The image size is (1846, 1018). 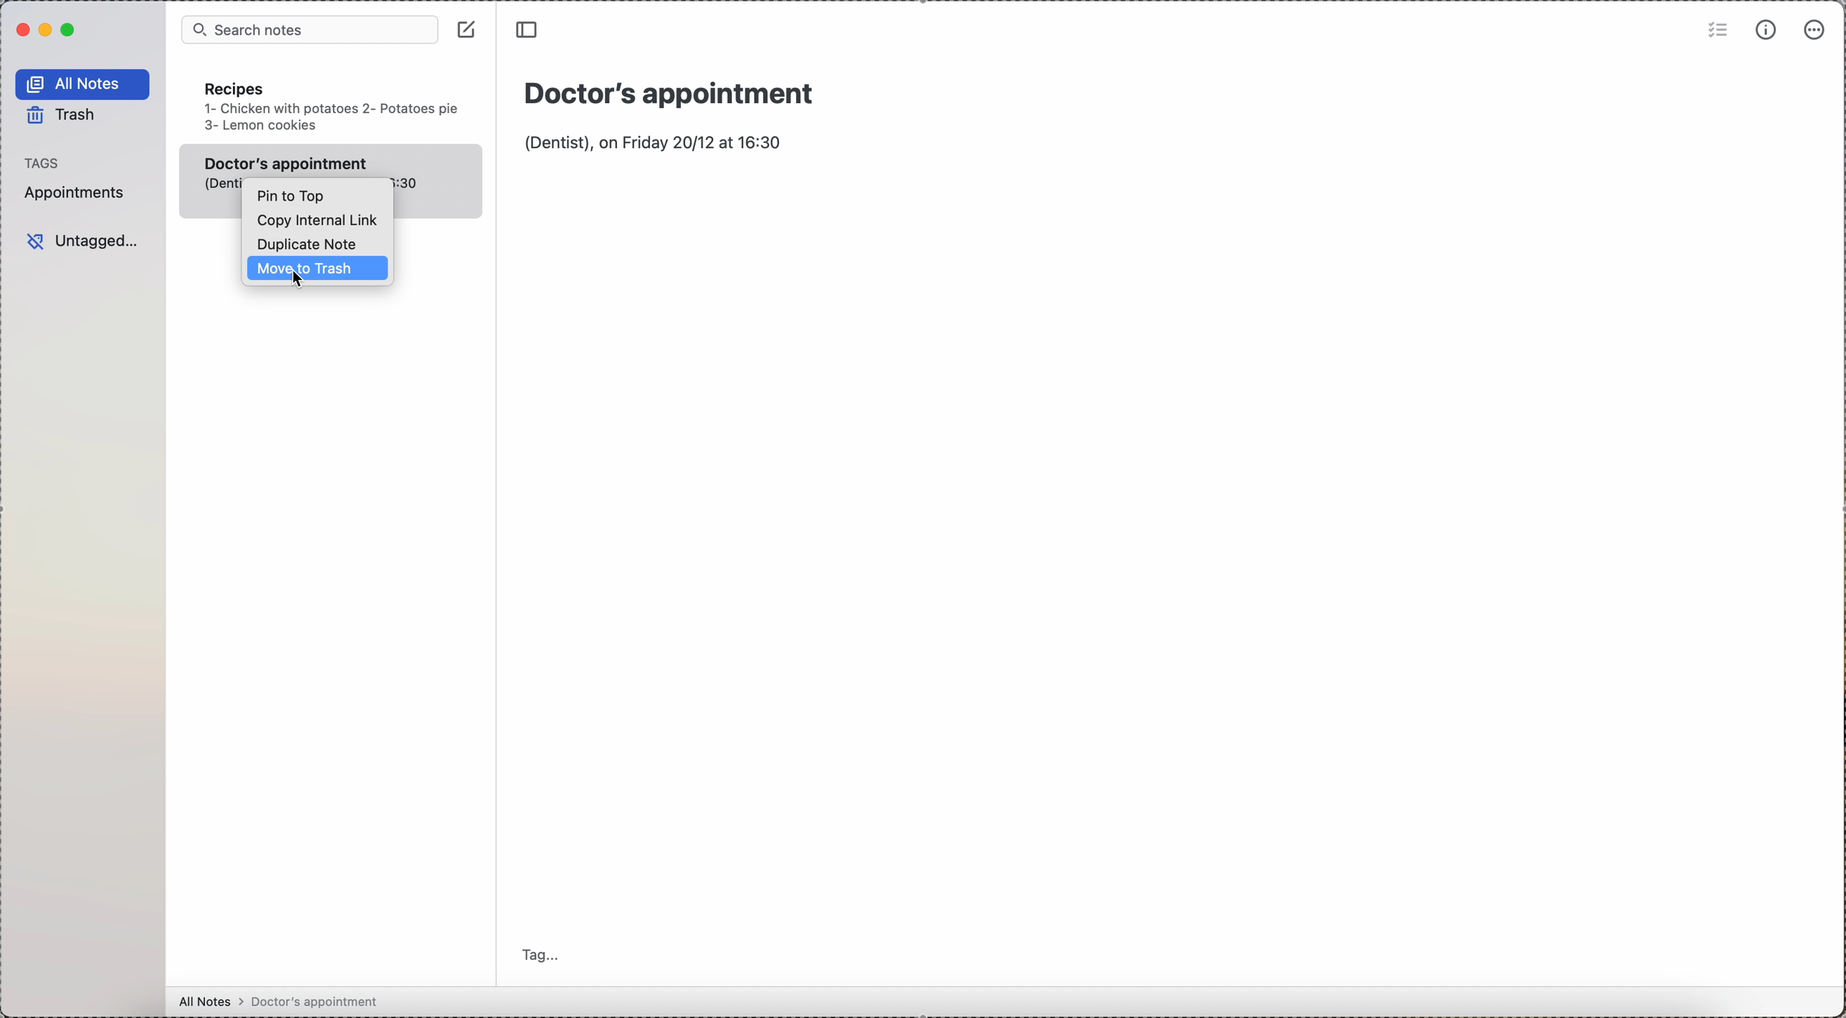 I want to click on duplicate note, so click(x=312, y=244).